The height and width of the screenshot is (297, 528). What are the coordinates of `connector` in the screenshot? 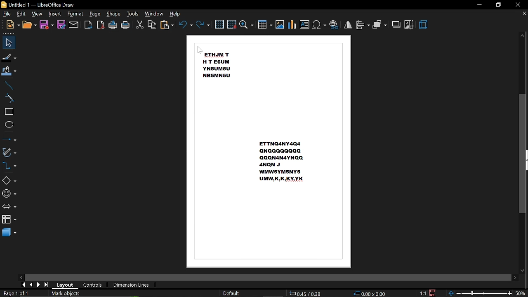 It's located at (11, 167).